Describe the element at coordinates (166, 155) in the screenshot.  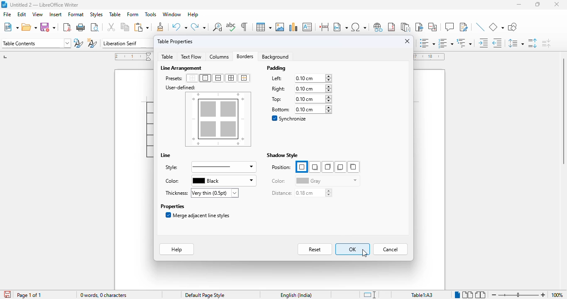
I see `line` at that location.